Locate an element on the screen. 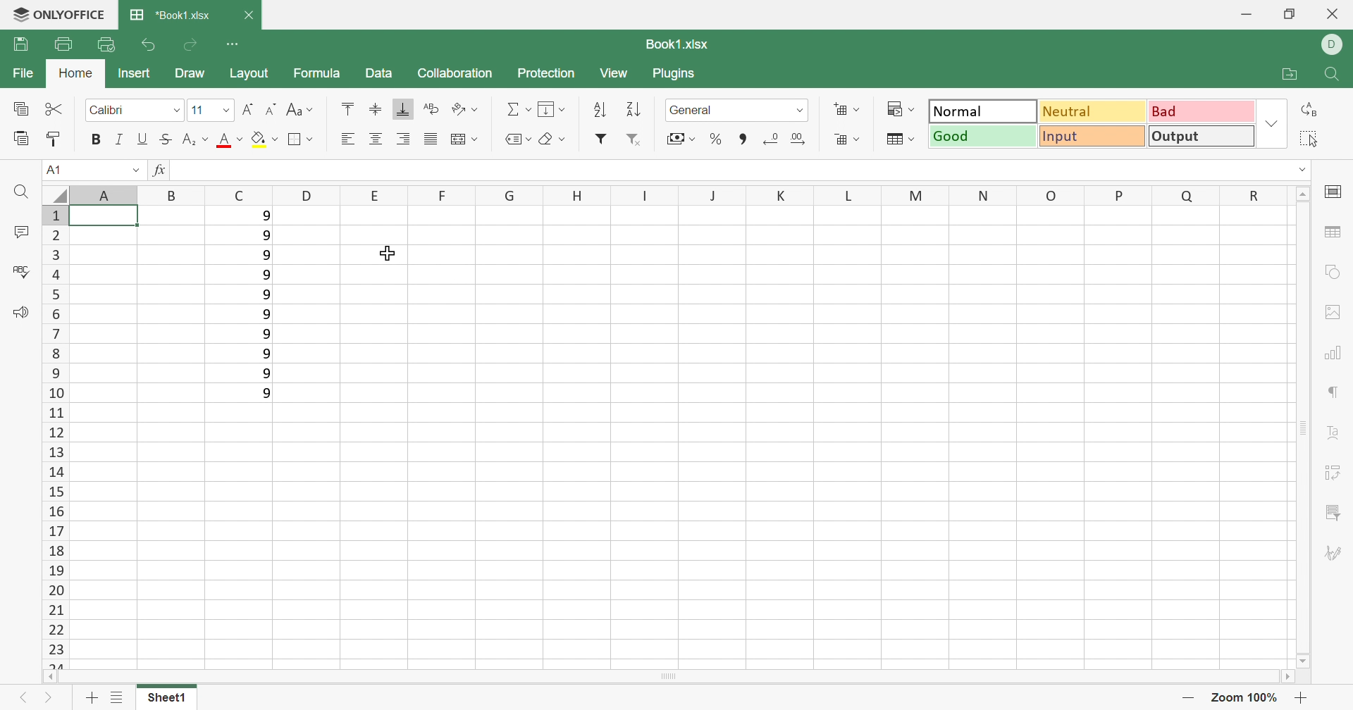  shape settings is located at coordinates (1337, 273).